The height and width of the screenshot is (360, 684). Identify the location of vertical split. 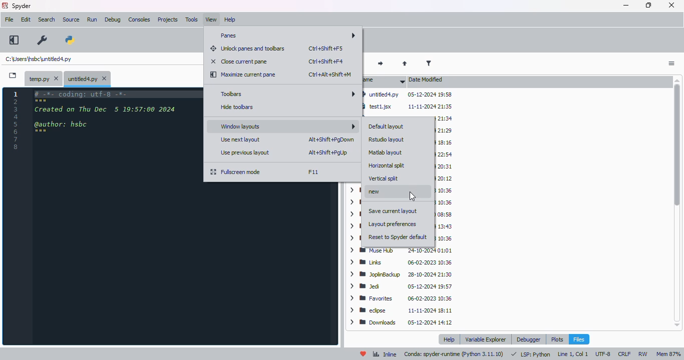
(384, 178).